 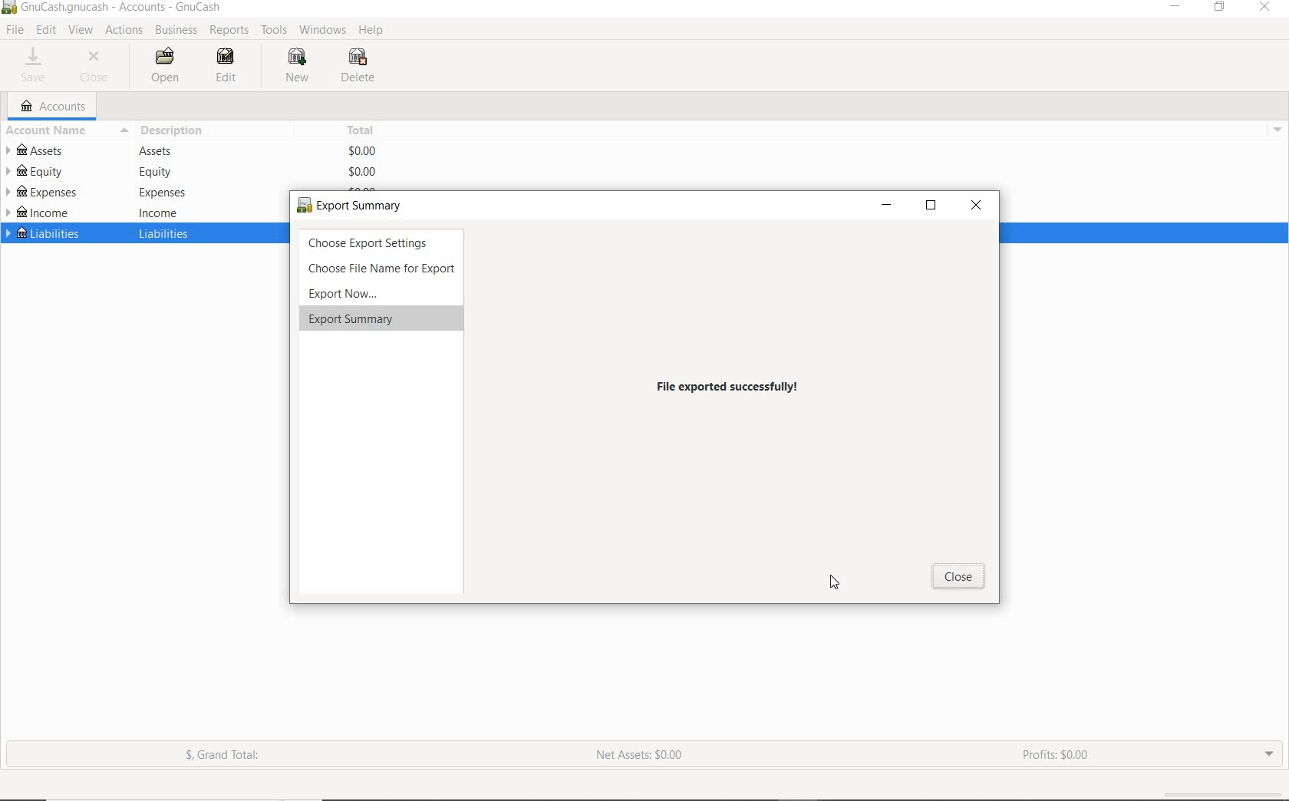 What do you see at coordinates (351, 321) in the screenshot?
I see `export summary` at bounding box center [351, 321].